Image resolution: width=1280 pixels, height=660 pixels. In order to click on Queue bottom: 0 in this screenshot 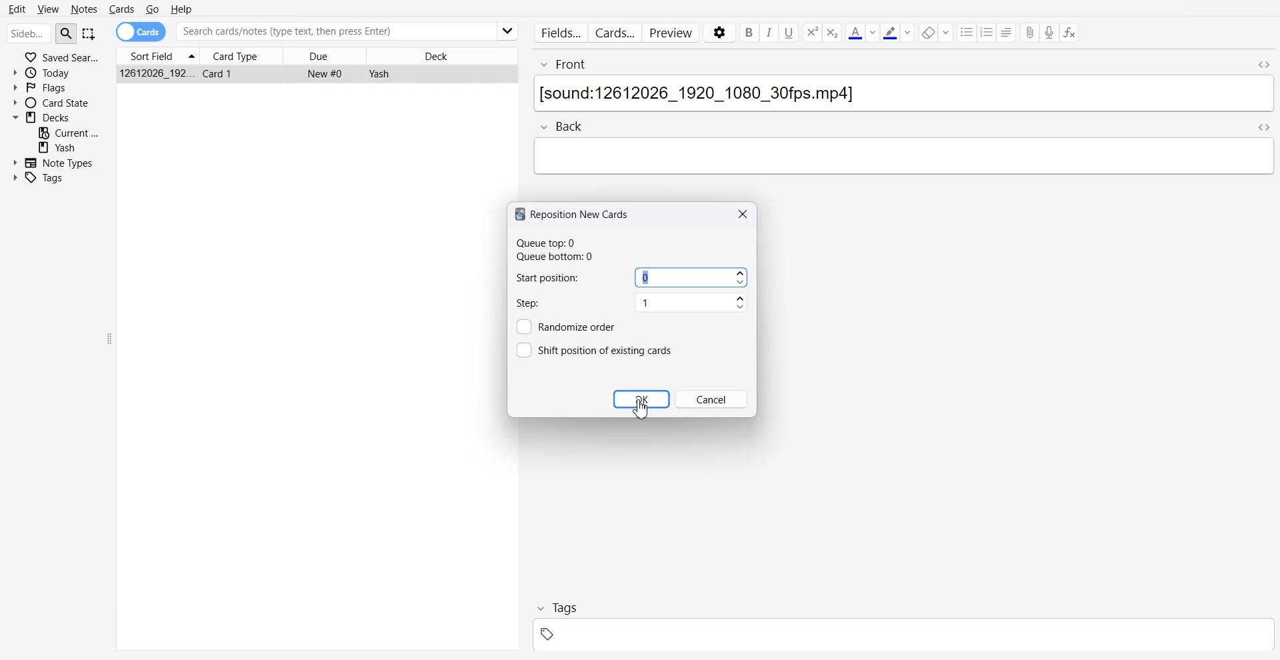, I will do `click(559, 257)`.